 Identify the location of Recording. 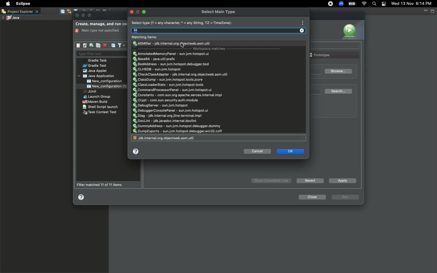
(330, 4).